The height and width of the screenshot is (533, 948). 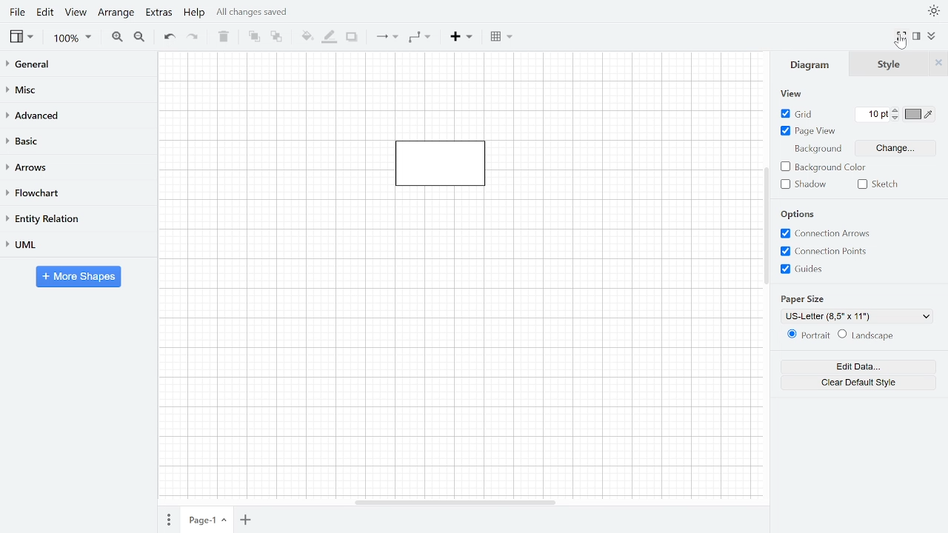 I want to click on Fullscreen, so click(x=903, y=35).